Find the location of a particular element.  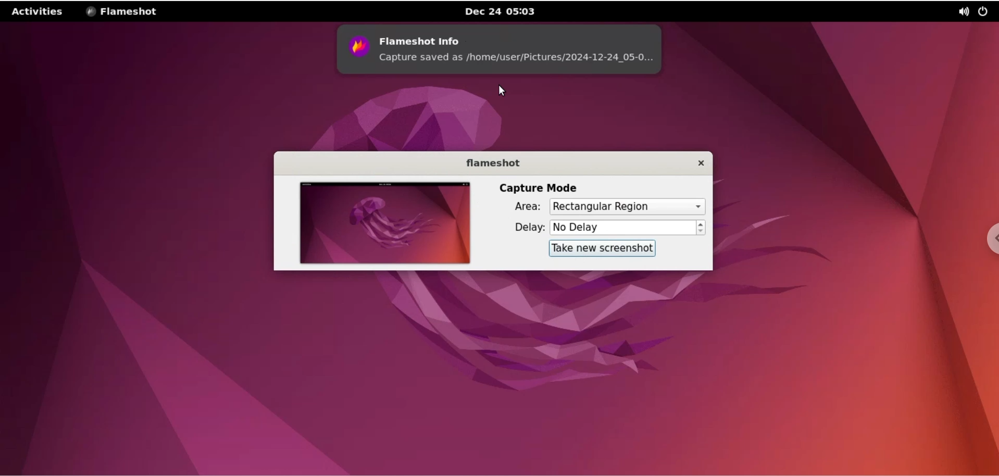

Dec 24 05:03 is located at coordinates (505, 11).